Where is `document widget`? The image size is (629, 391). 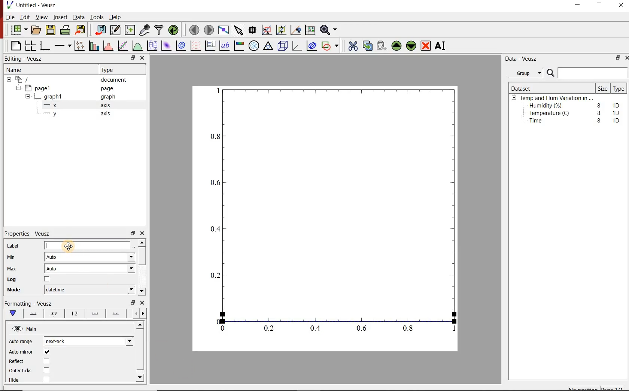 document widget is located at coordinates (27, 80).